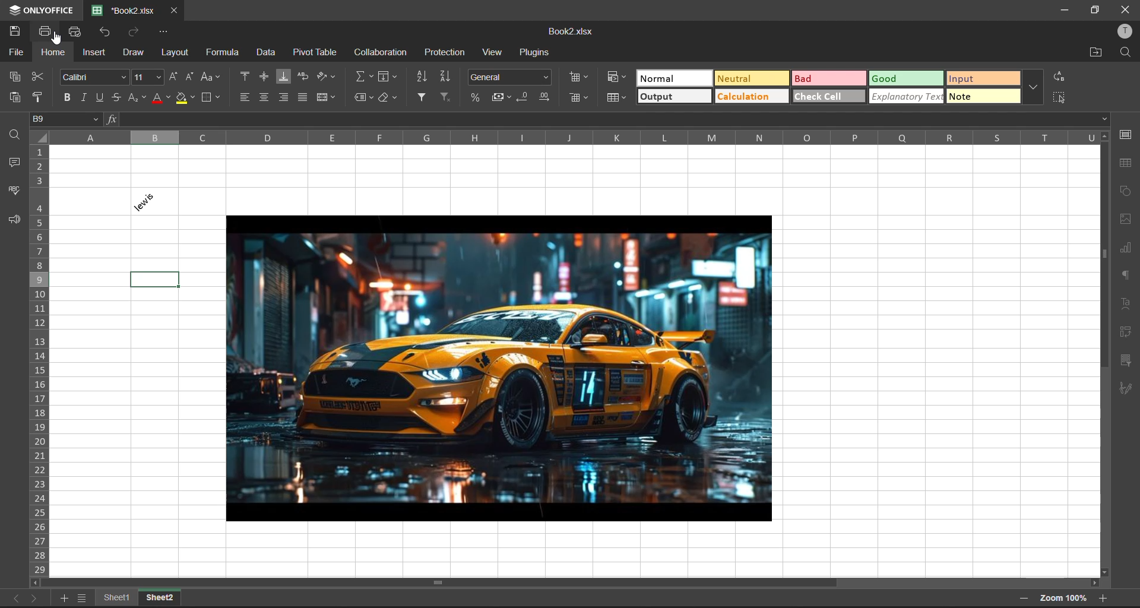 The image size is (1140, 608). I want to click on align middle, so click(265, 77).